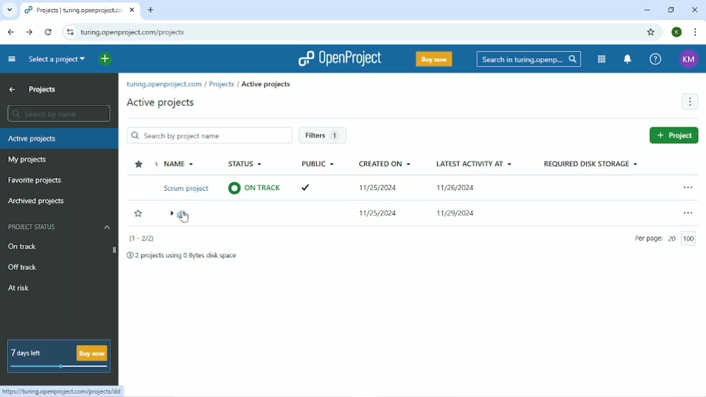 This screenshot has height=397, width=706. I want to click on Customize and control google chrome, so click(694, 32).